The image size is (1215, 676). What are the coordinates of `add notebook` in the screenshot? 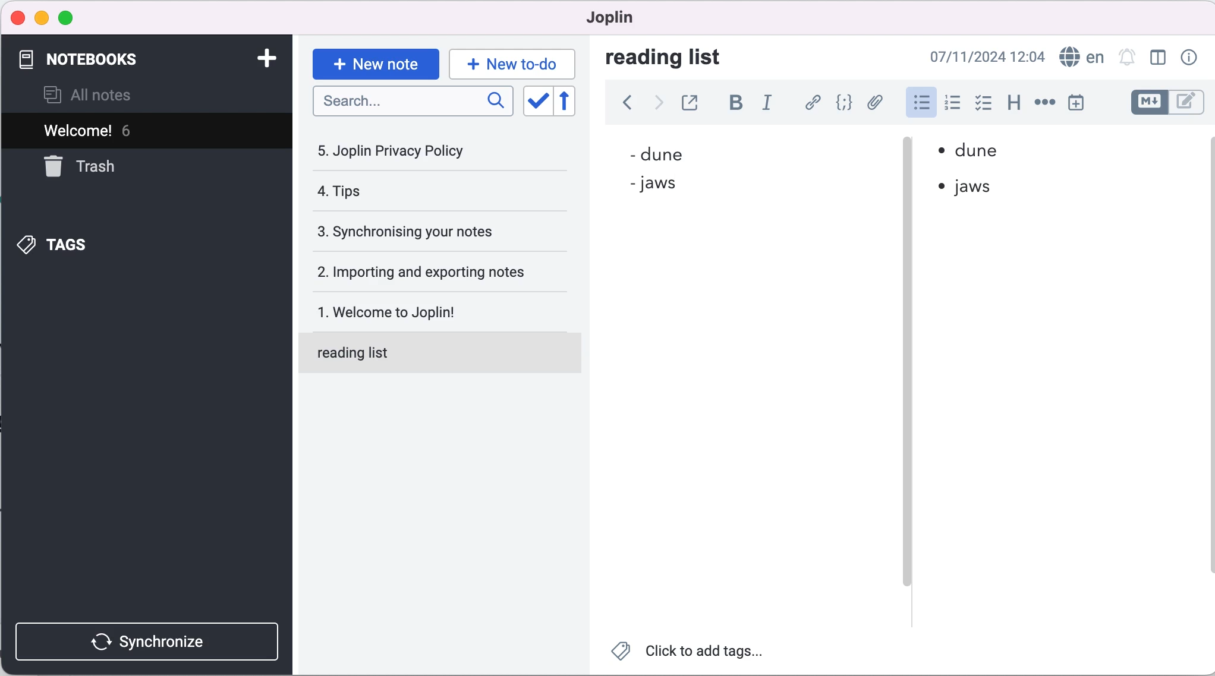 It's located at (270, 58).